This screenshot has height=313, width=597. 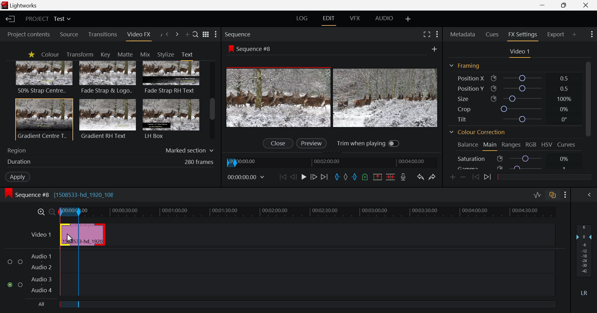 What do you see at coordinates (40, 234) in the screenshot?
I see `Video Layer` at bounding box center [40, 234].